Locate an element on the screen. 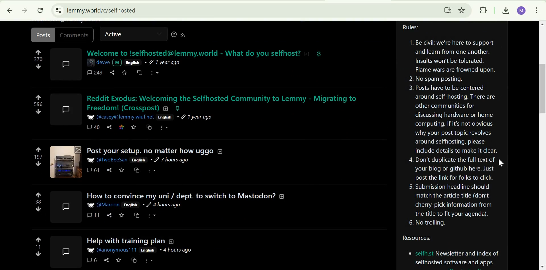 This screenshot has width=546, height=270. RSS is located at coordinates (185, 35).